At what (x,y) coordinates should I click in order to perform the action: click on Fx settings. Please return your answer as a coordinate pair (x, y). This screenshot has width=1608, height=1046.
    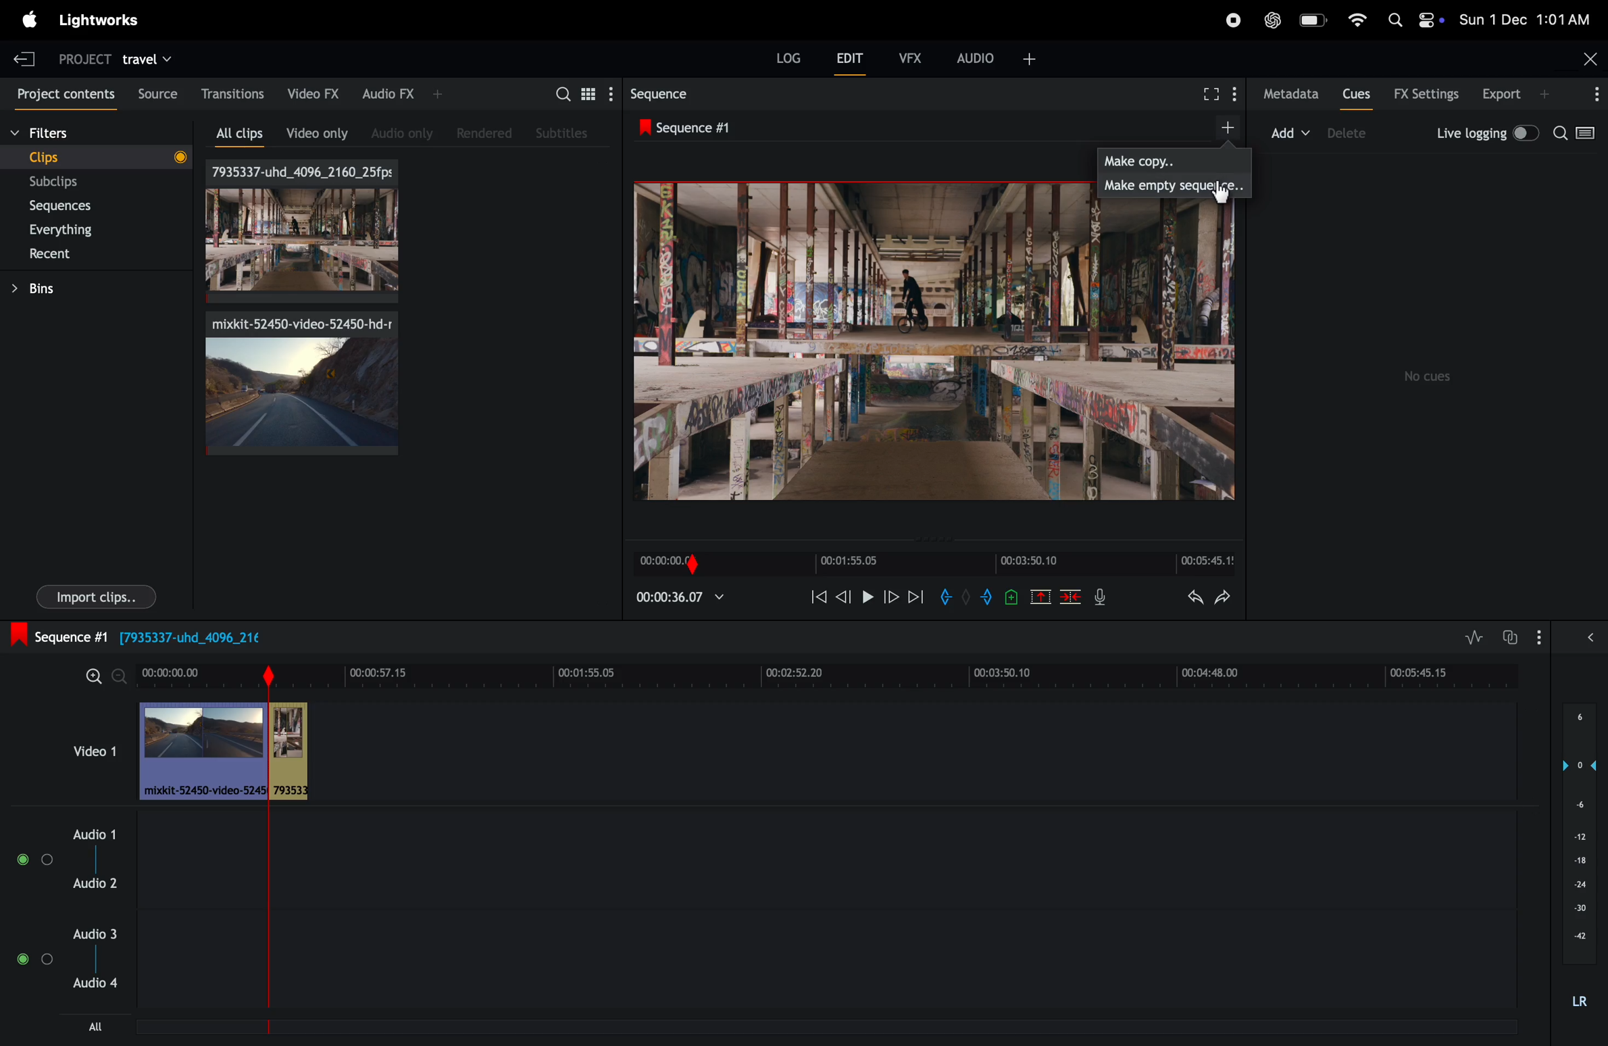
    Looking at the image, I should click on (1426, 93).